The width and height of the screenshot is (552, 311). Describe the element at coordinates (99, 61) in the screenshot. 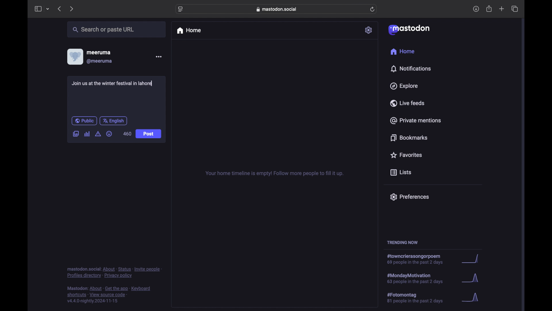

I see `@meeruma` at that location.